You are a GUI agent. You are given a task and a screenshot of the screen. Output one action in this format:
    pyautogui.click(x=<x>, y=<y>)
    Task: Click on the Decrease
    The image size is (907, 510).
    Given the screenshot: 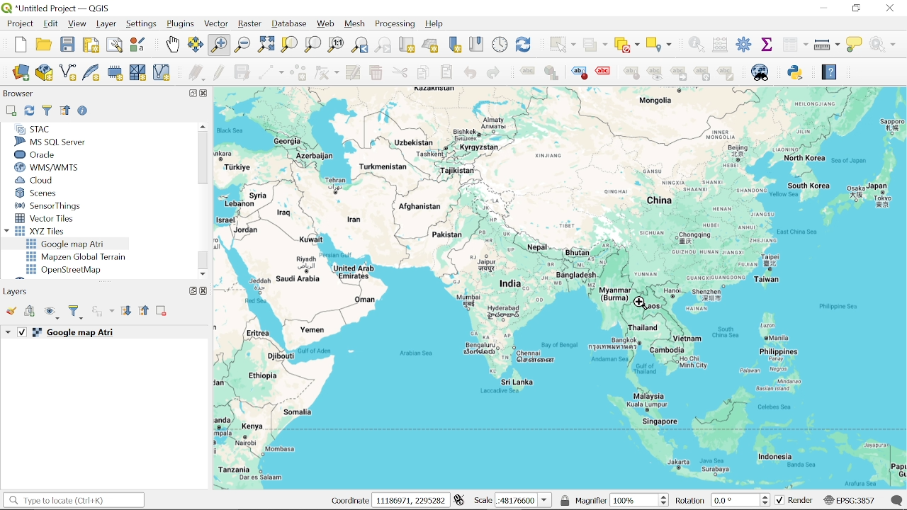 What is the action you would take?
    pyautogui.click(x=767, y=504)
    